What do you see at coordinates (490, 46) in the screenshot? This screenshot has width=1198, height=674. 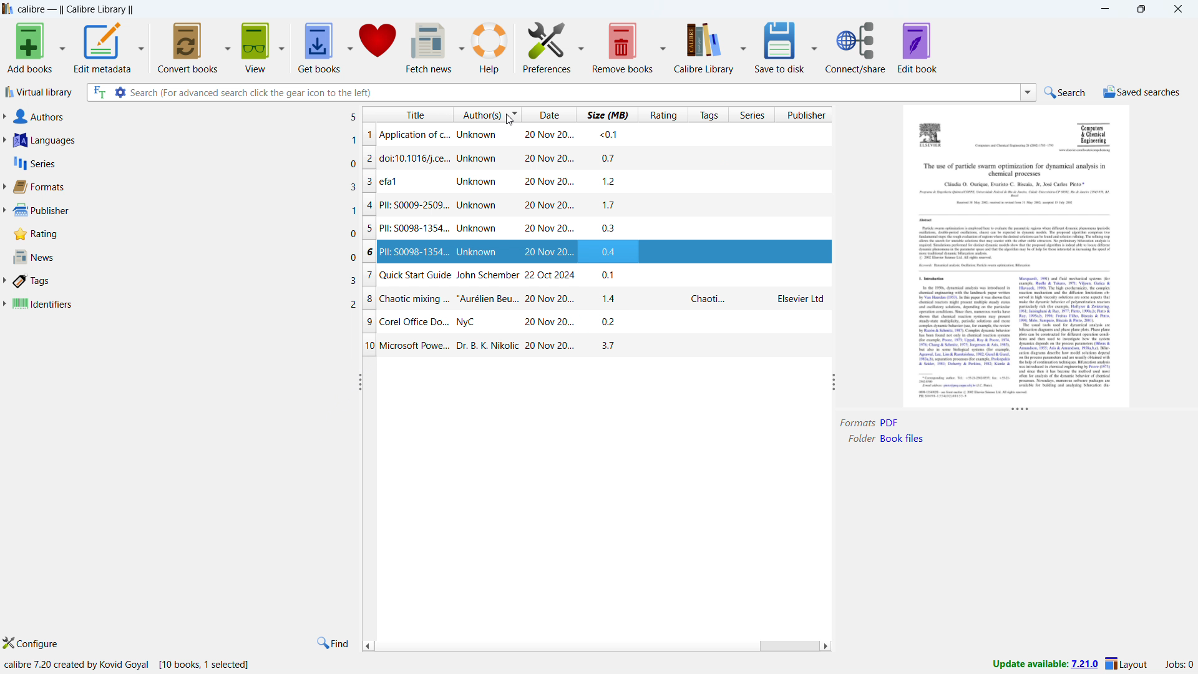 I see `help` at bounding box center [490, 46].